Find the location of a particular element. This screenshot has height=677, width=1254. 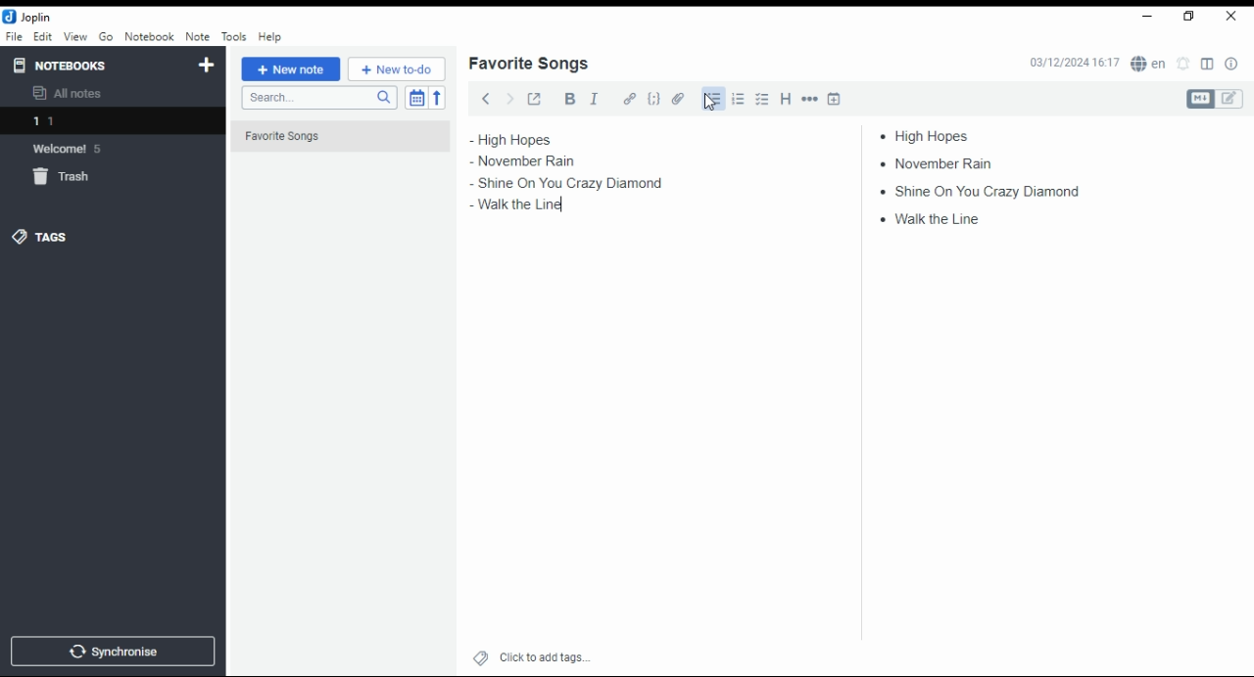

shine on you crazy diamond is located at coordinates (978, 190).